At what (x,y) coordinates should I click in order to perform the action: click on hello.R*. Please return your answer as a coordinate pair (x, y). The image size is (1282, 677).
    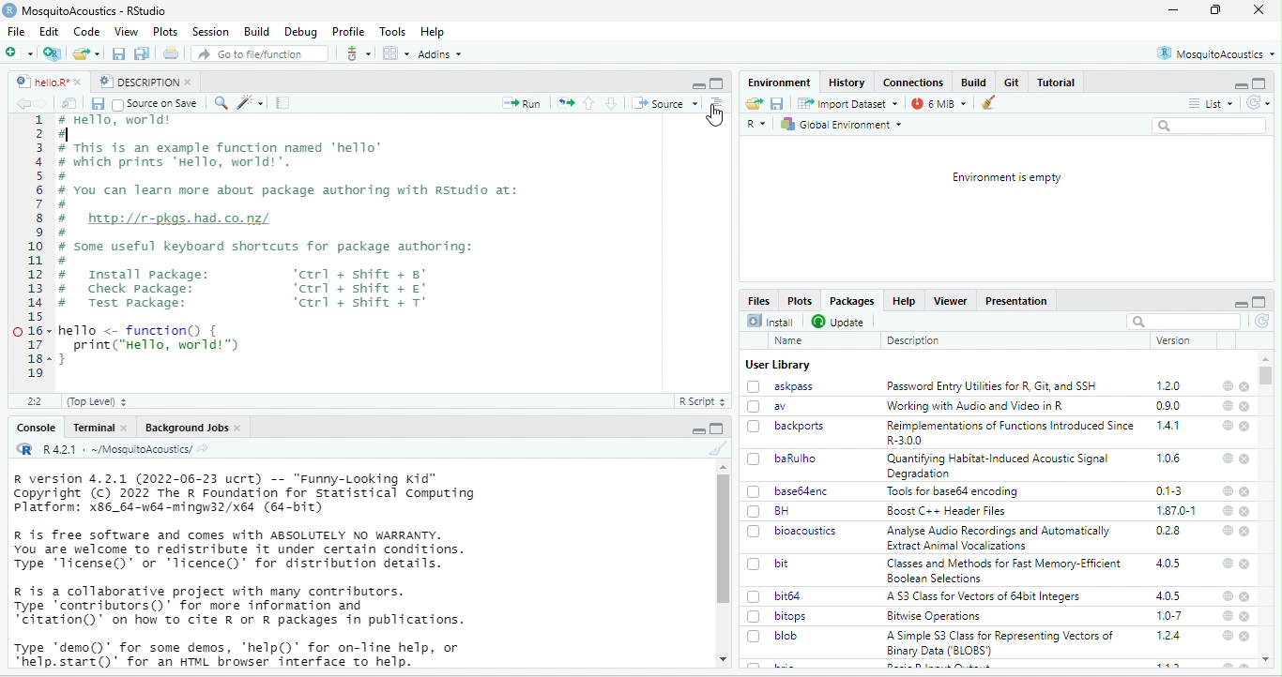
    Looking at the image, I should click on (48, 82).